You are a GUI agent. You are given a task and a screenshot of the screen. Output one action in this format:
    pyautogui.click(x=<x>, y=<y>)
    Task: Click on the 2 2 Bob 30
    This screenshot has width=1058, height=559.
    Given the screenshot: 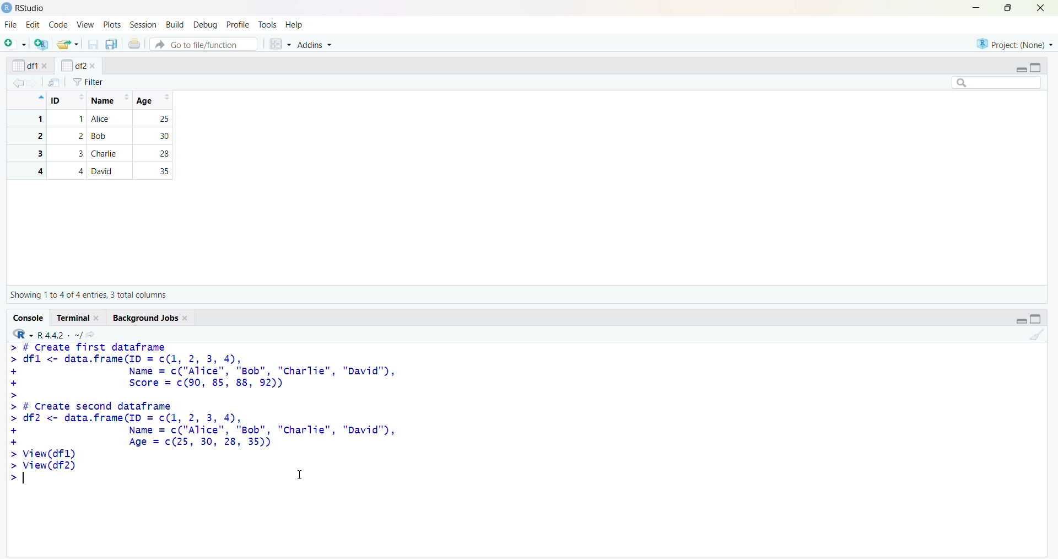 What is the action you would take?
    pyautogui.click(x=95, y=136)
    